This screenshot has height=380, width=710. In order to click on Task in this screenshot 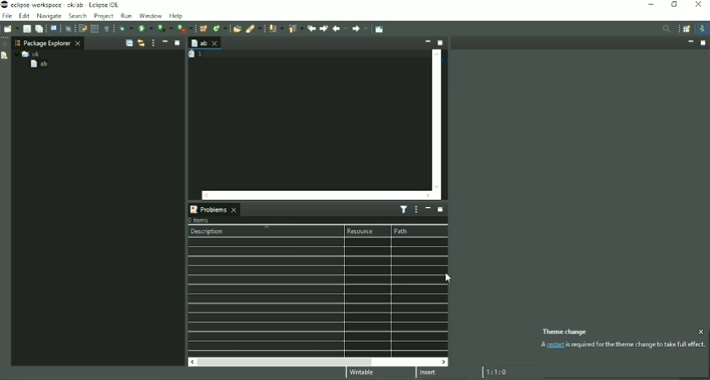, I will do `click(202, 54)`.